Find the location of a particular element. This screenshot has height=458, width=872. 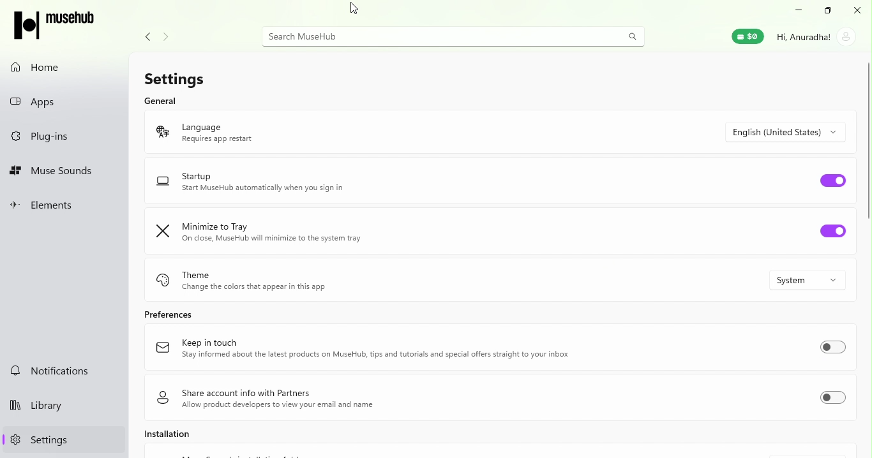

Notifications is located at coordinates (64, 371).